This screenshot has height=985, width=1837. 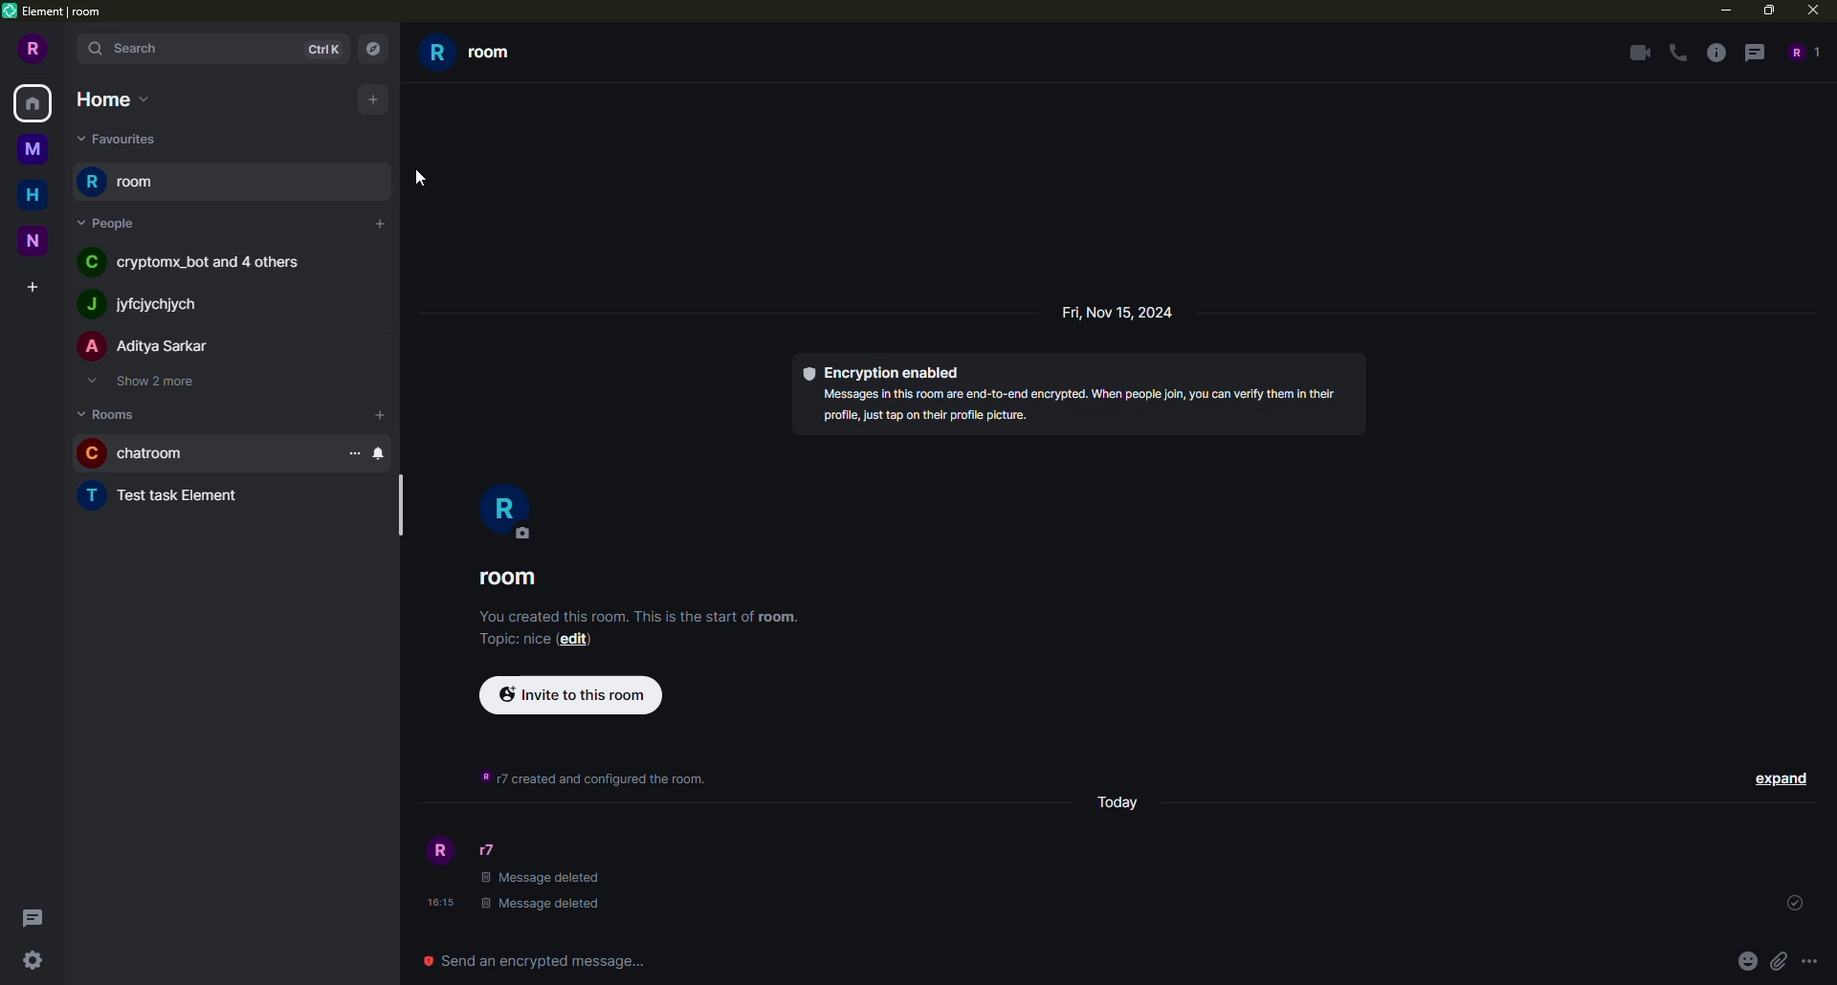 What do you see at coordinates (107, 221) in the screenshot?
I see `people` at bounding box center [107, 221].